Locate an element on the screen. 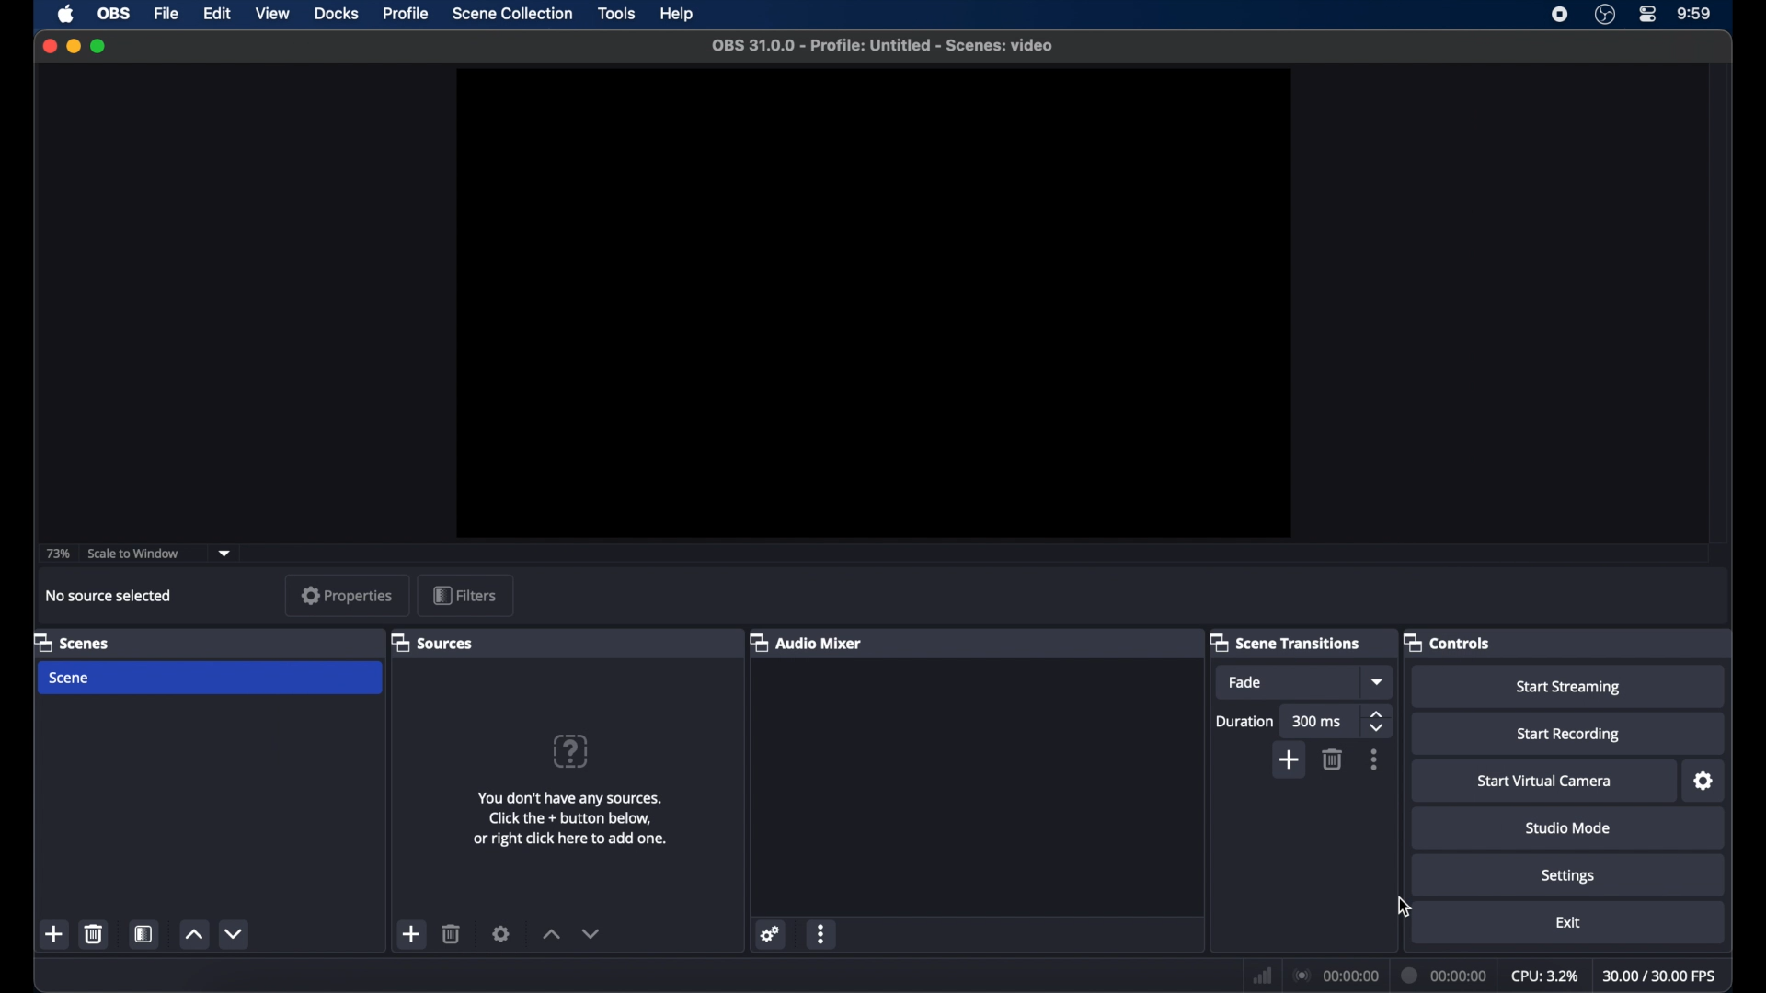  preview is located at coordinates (873, 303).